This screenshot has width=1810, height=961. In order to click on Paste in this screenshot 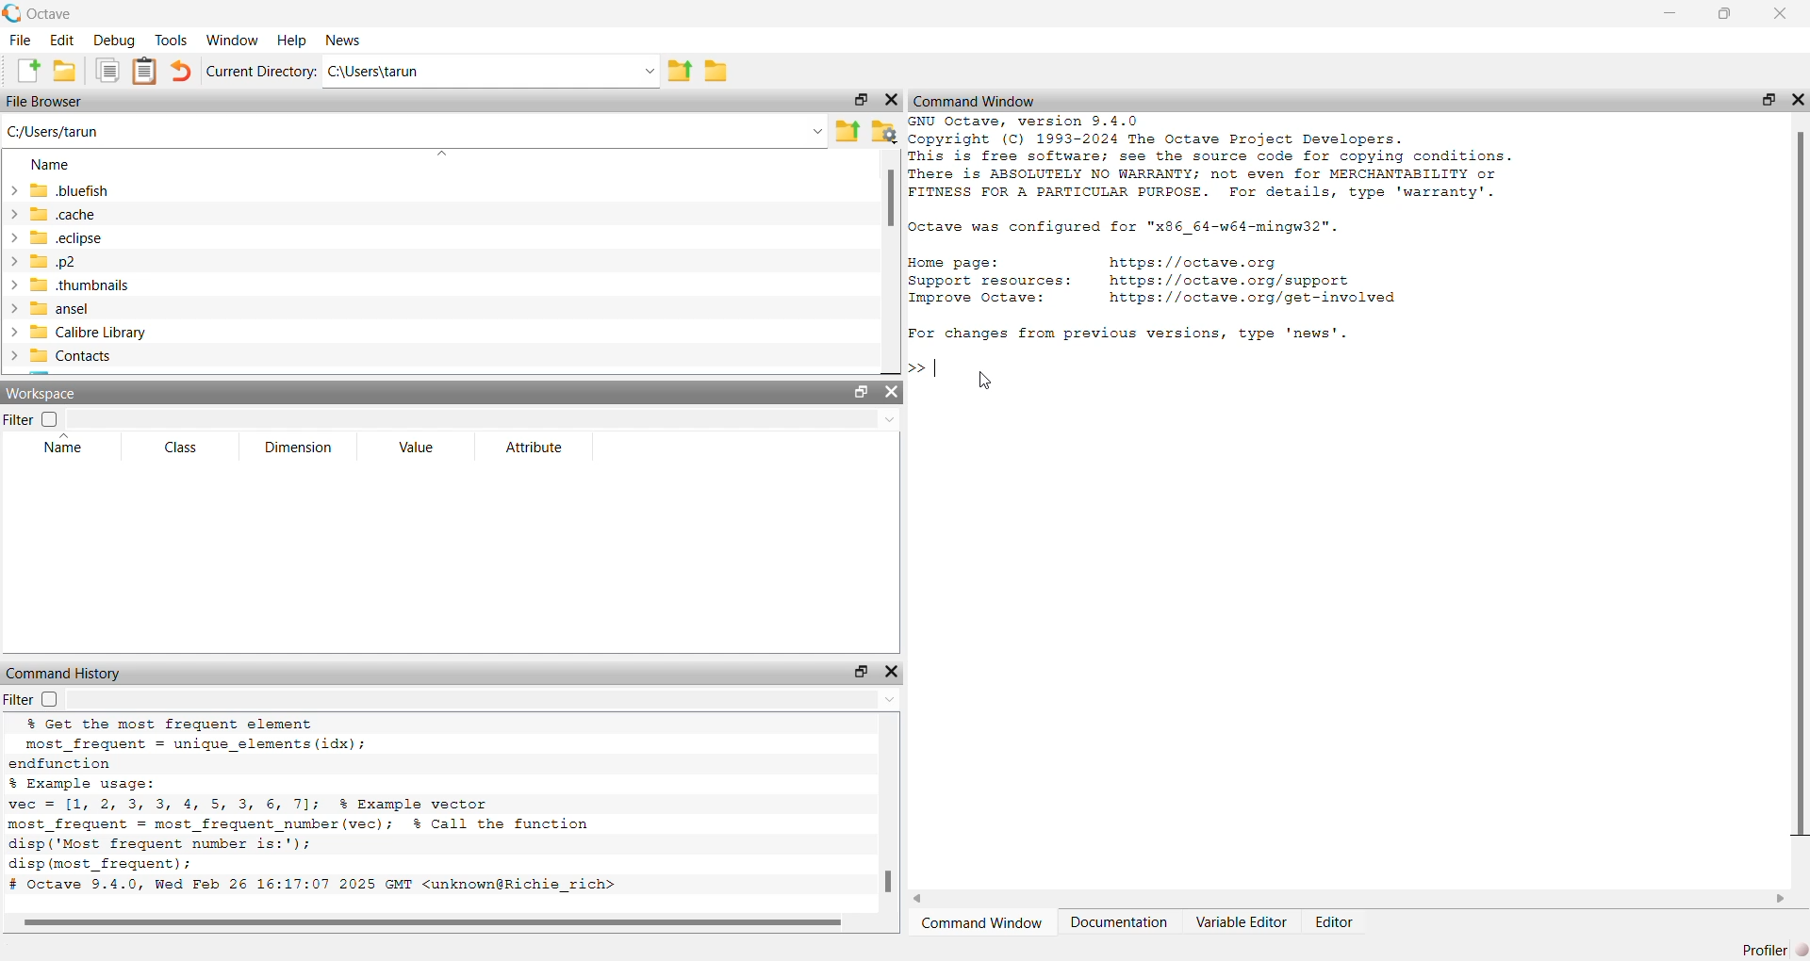, I will do `click(144, 72)`.